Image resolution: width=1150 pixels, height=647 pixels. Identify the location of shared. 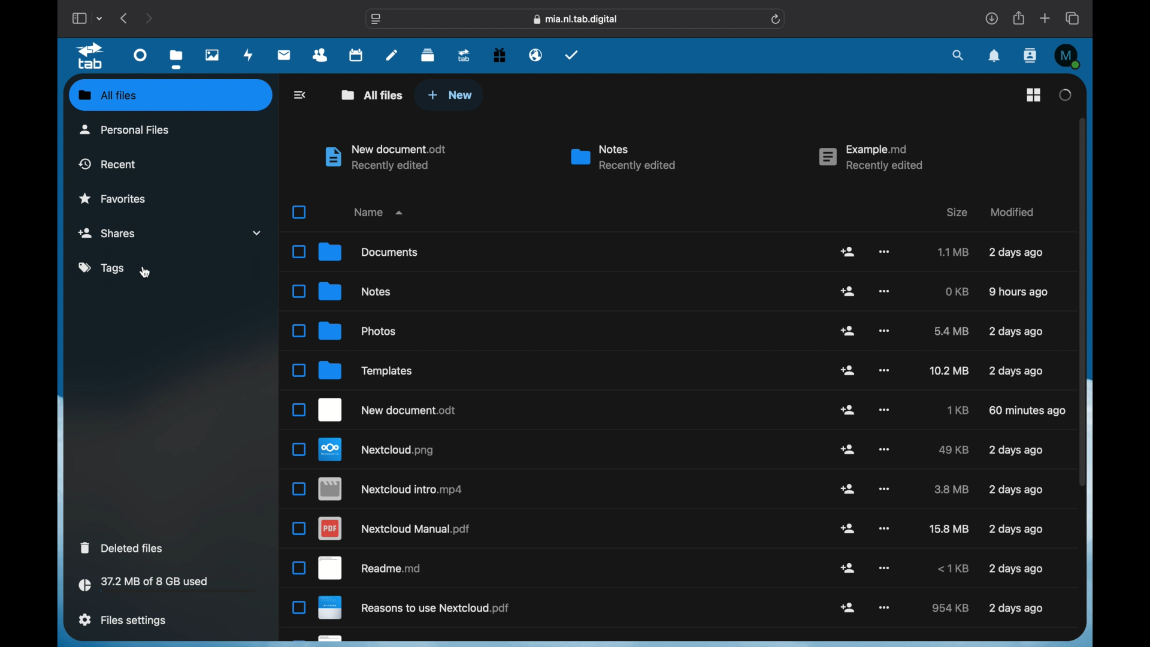
(849, 569).